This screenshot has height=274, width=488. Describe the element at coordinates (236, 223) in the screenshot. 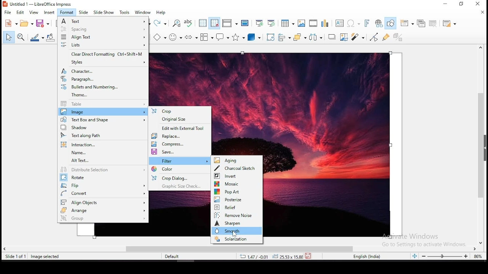

I see `sharpen` at that location.